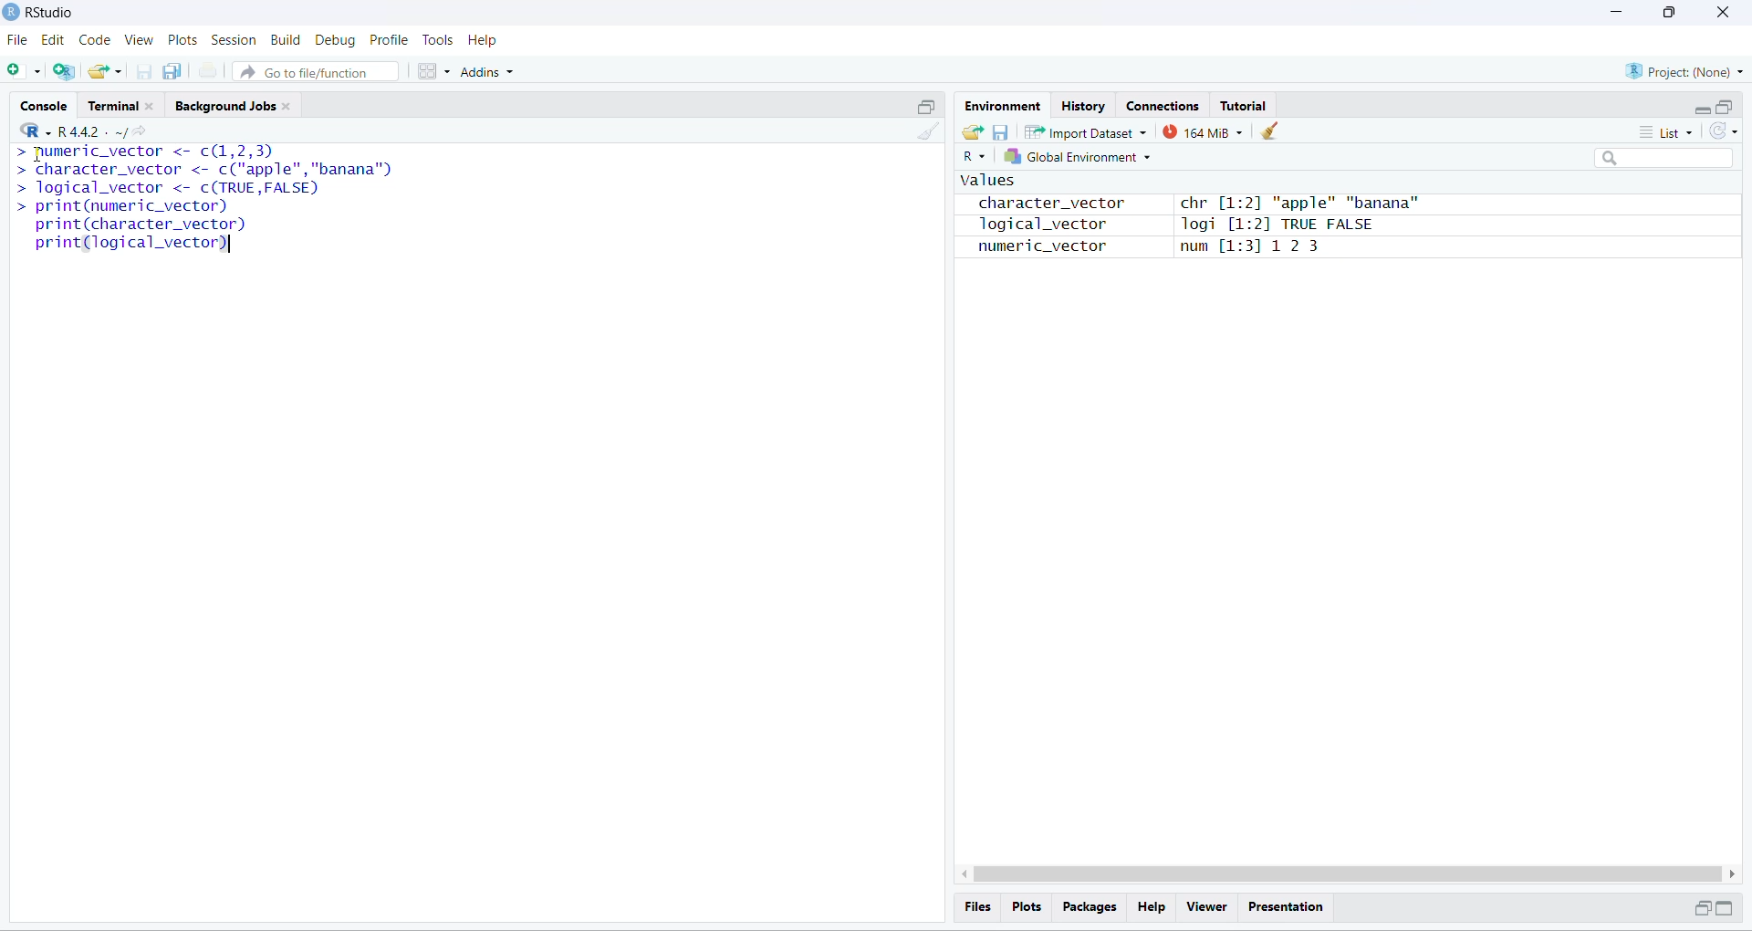  What do you see at coordinates (1666, 159) in the screenshot?
I see `search` at bounding box center [1666, 159].